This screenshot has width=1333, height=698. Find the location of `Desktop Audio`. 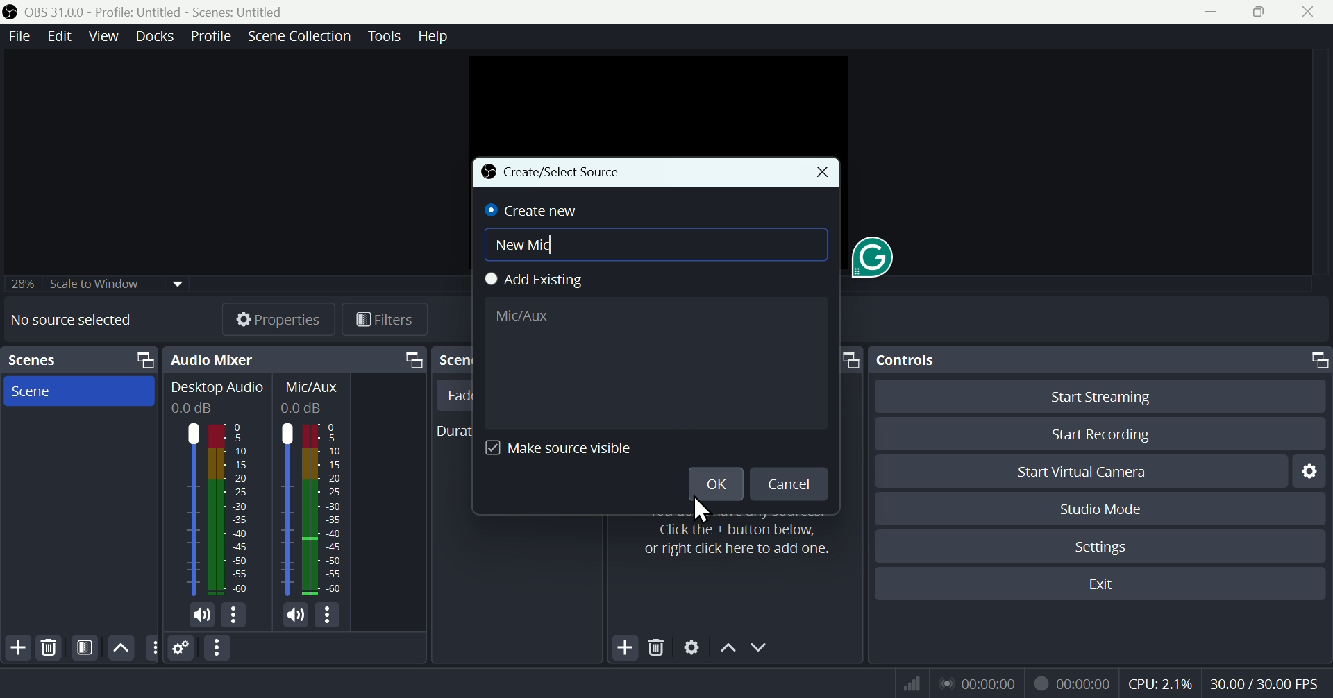

Desktop Audio is located at coordinates (190, 510).